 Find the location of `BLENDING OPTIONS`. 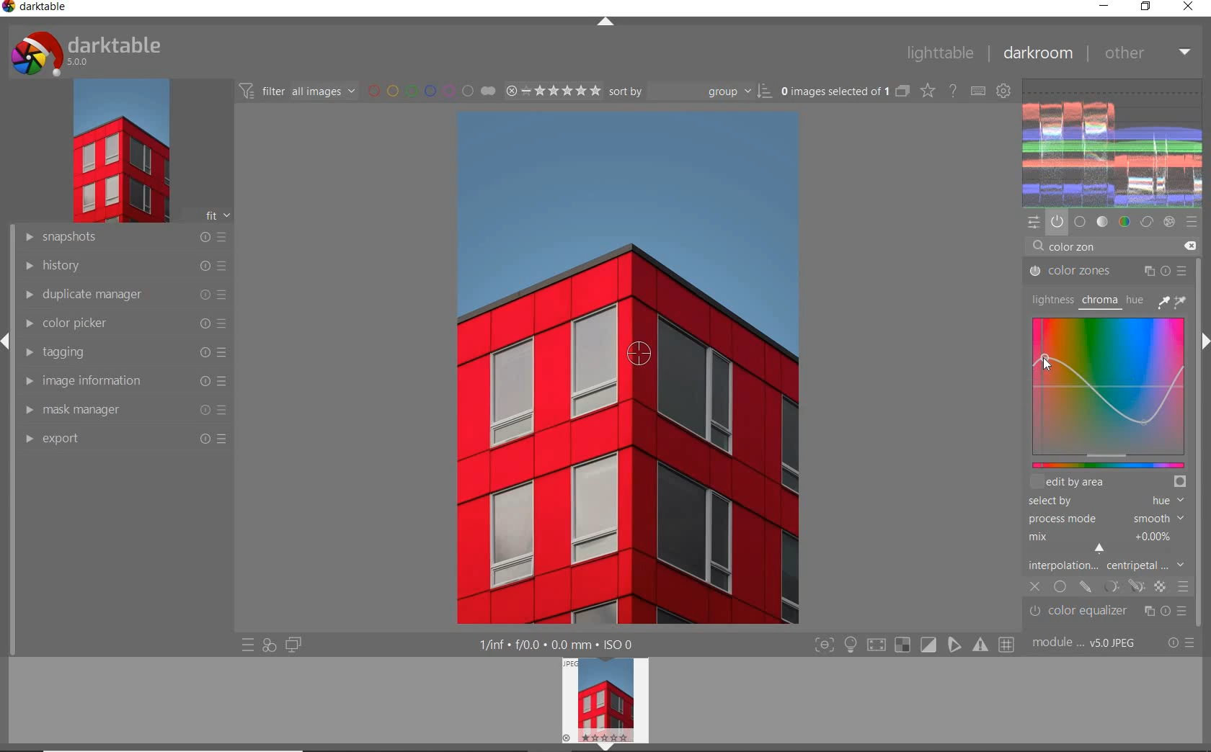

BLENDING OPTIONS is located at coordinates (1184, 586).